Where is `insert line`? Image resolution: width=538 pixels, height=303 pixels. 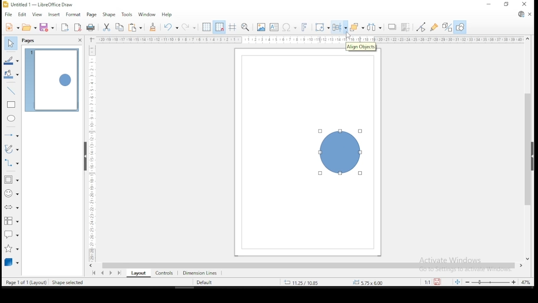 insert line is located at coordinates (11, 90).